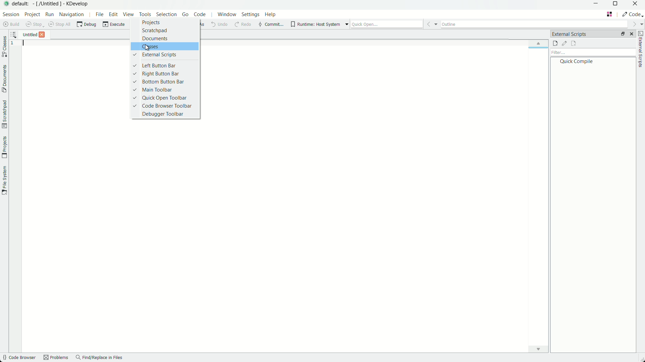 The image size is (645, 362). What do you see at coordinates (166, 47) in the screenshot?
I see `classes` at bounding box center [166, 47].